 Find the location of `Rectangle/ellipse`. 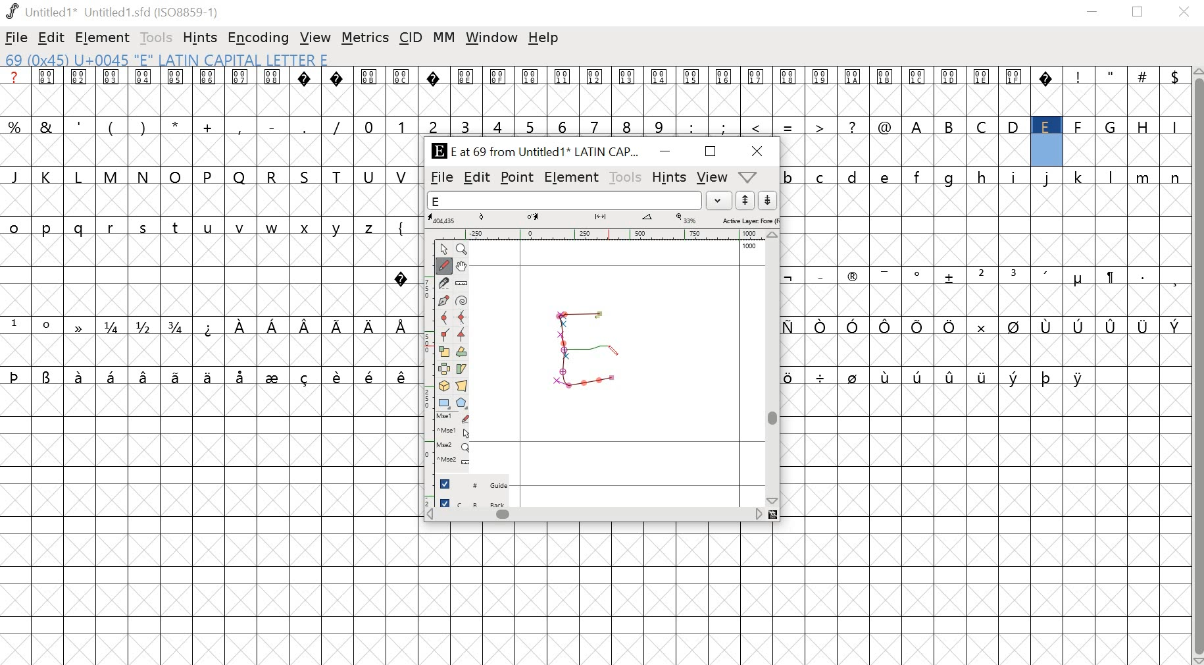

Rectangle/ellipse is located at coordinates (443, 404).